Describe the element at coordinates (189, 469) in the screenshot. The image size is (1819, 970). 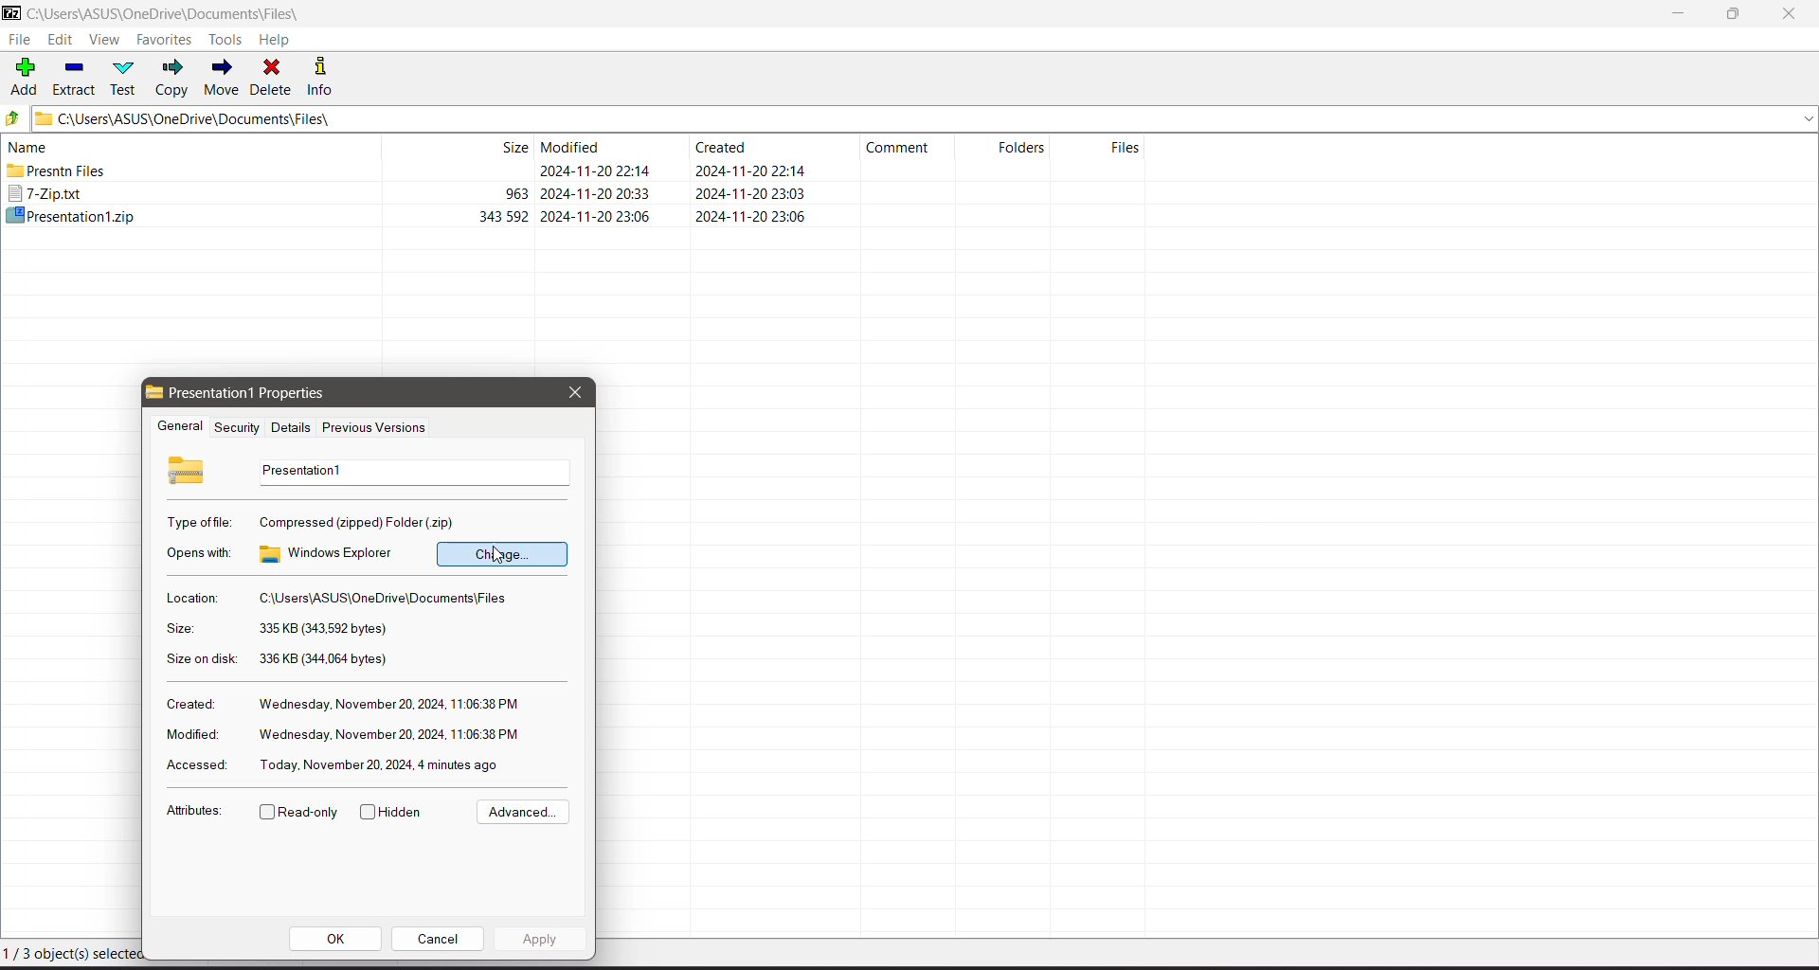
I see `Selected File Icon` at that location.